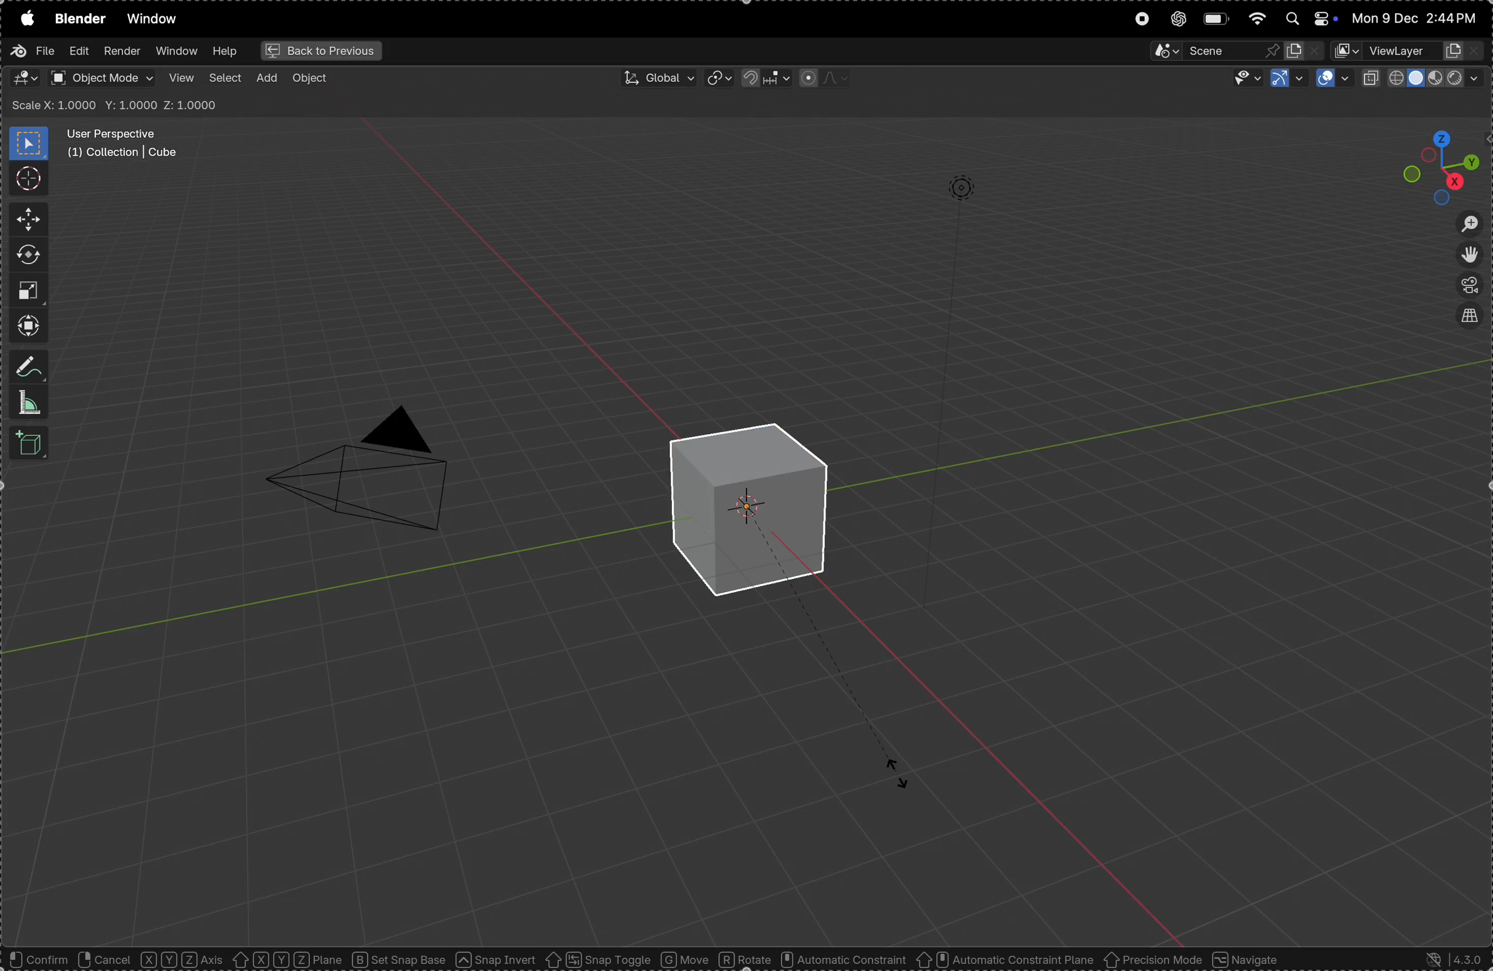  What do you see at coordinates (1422, 78) in the screenshot?
I see `view port shading` at bounding box center [1422, 78].